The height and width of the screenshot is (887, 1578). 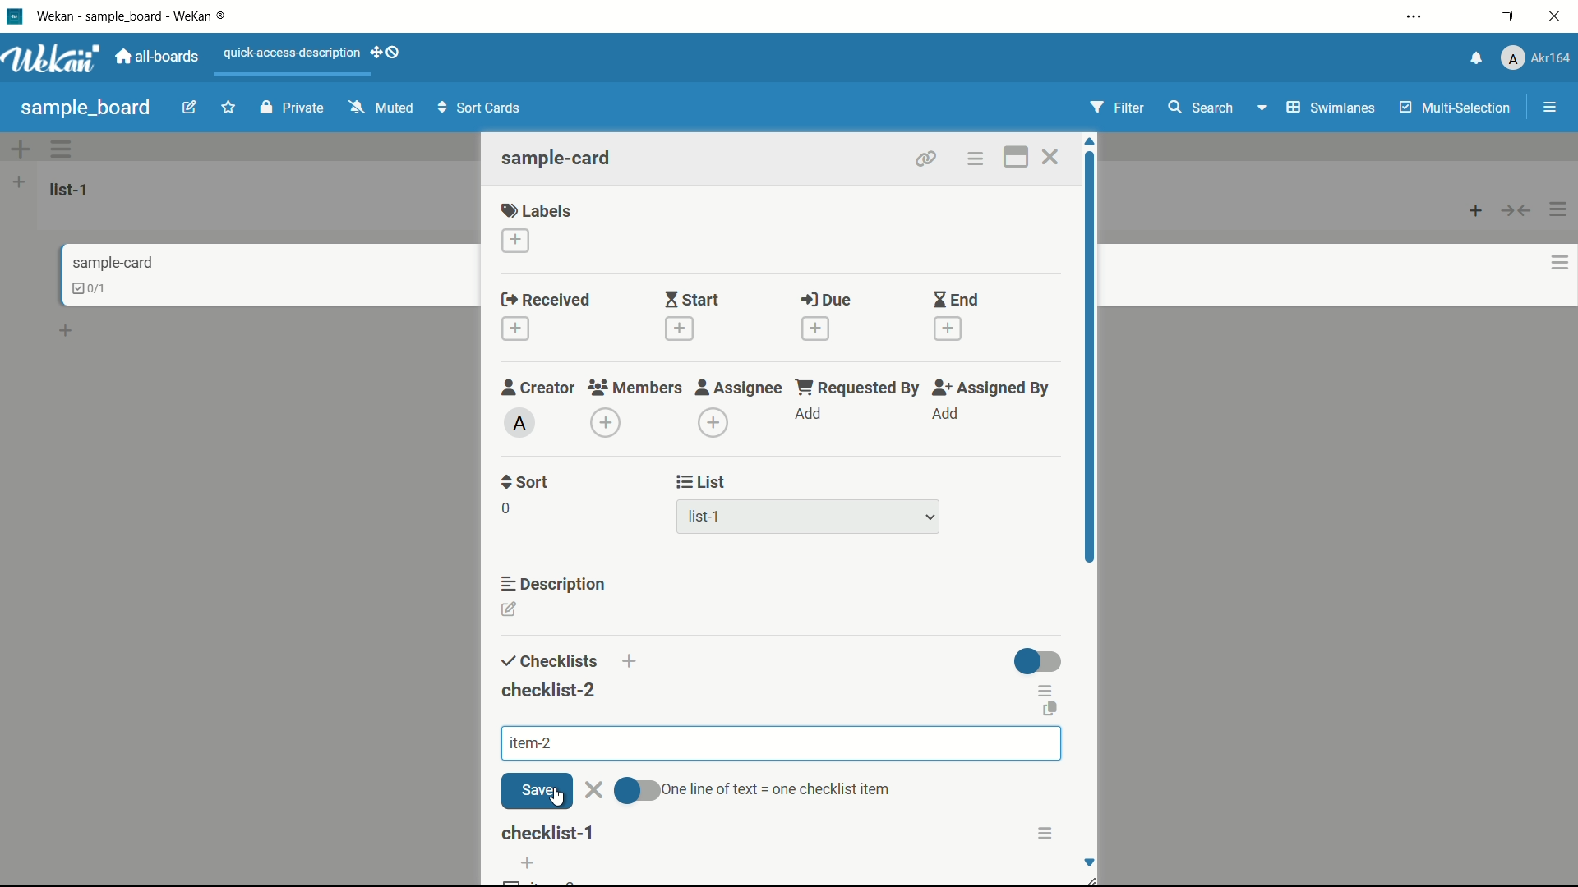 I want to click on add card bottom, so click(x=73, y=331).